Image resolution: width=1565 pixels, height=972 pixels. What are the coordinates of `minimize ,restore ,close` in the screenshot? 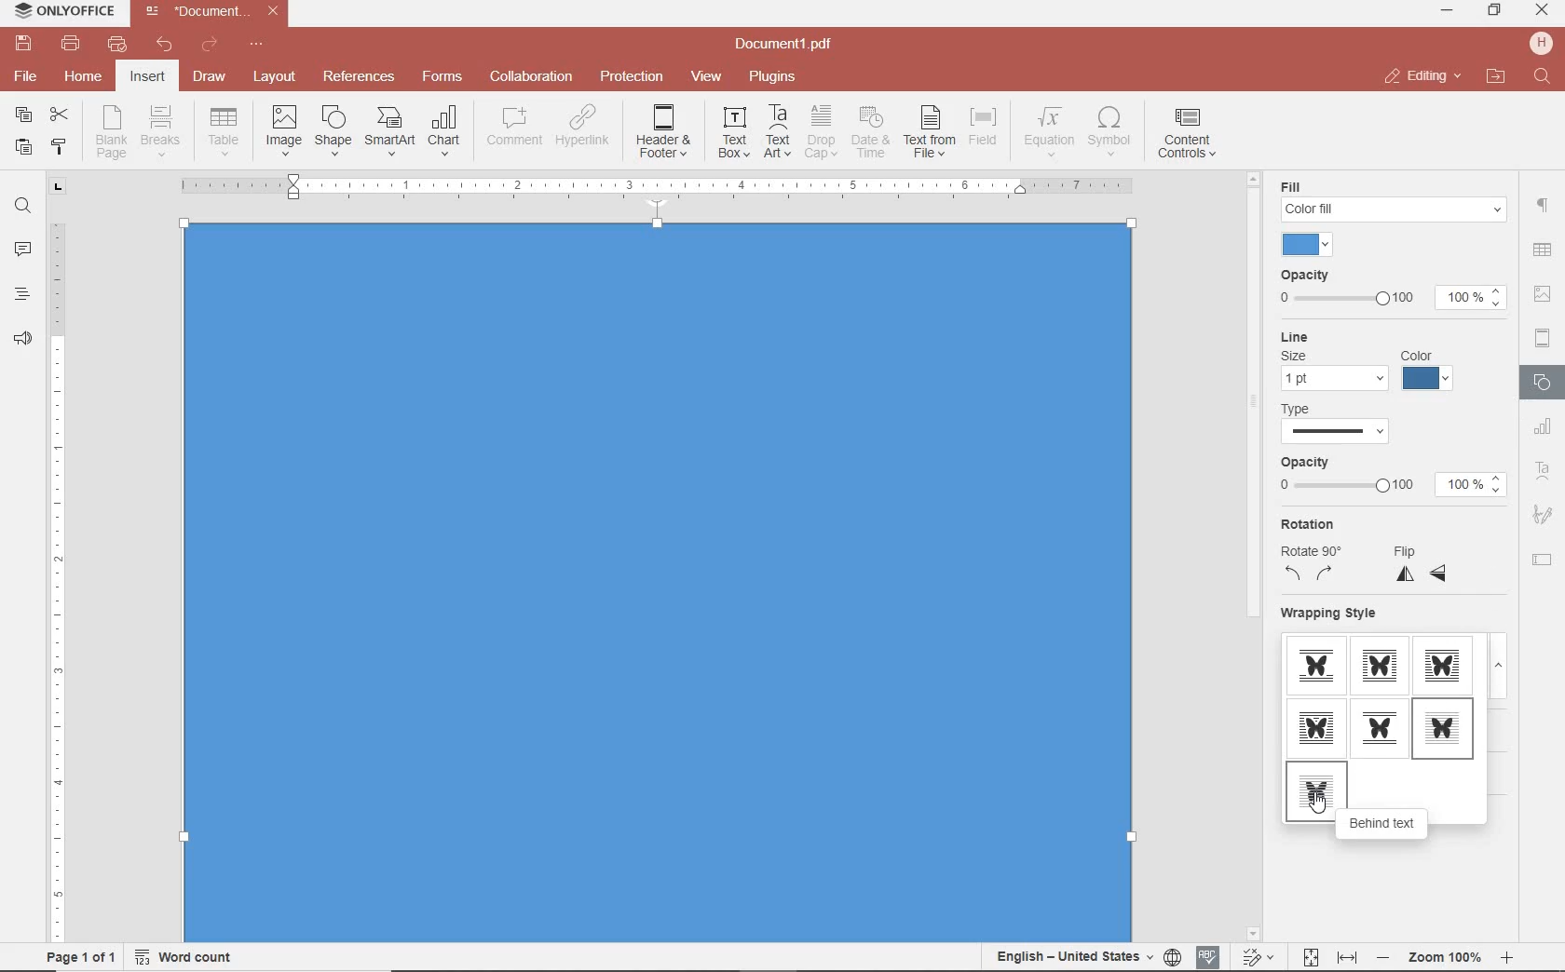 It's located at (1545, 11).